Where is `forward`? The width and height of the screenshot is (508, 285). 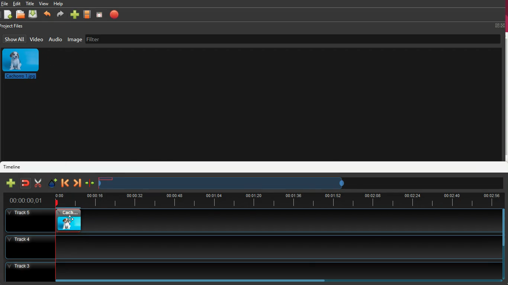 forward is located at coordinates (60, 14).